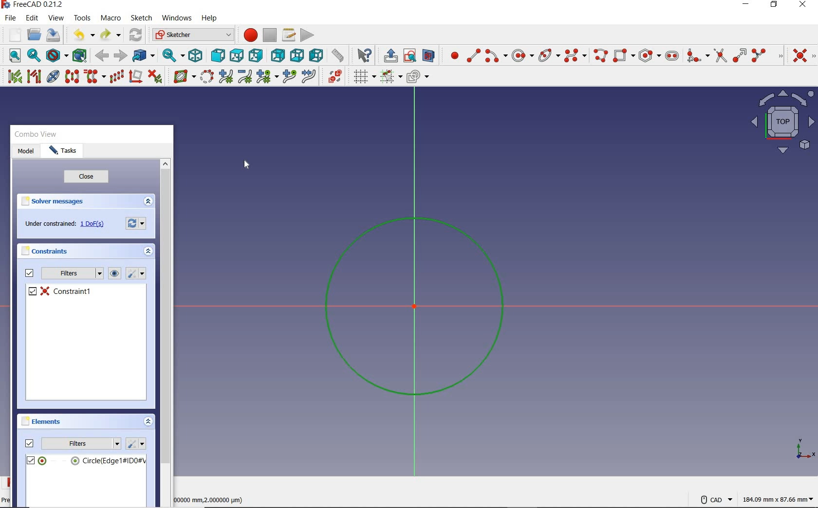  Describe the element at coordinates (255, 55) in the screenshot. I see `right` at that location.